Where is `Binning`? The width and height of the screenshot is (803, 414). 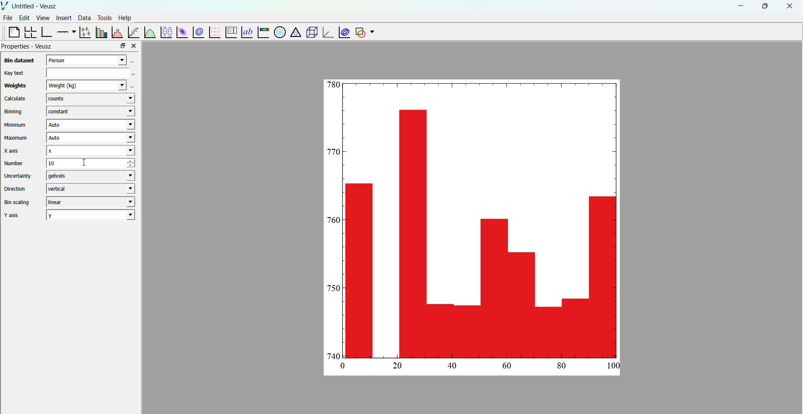 Binning is located at coordinates (15, 112).